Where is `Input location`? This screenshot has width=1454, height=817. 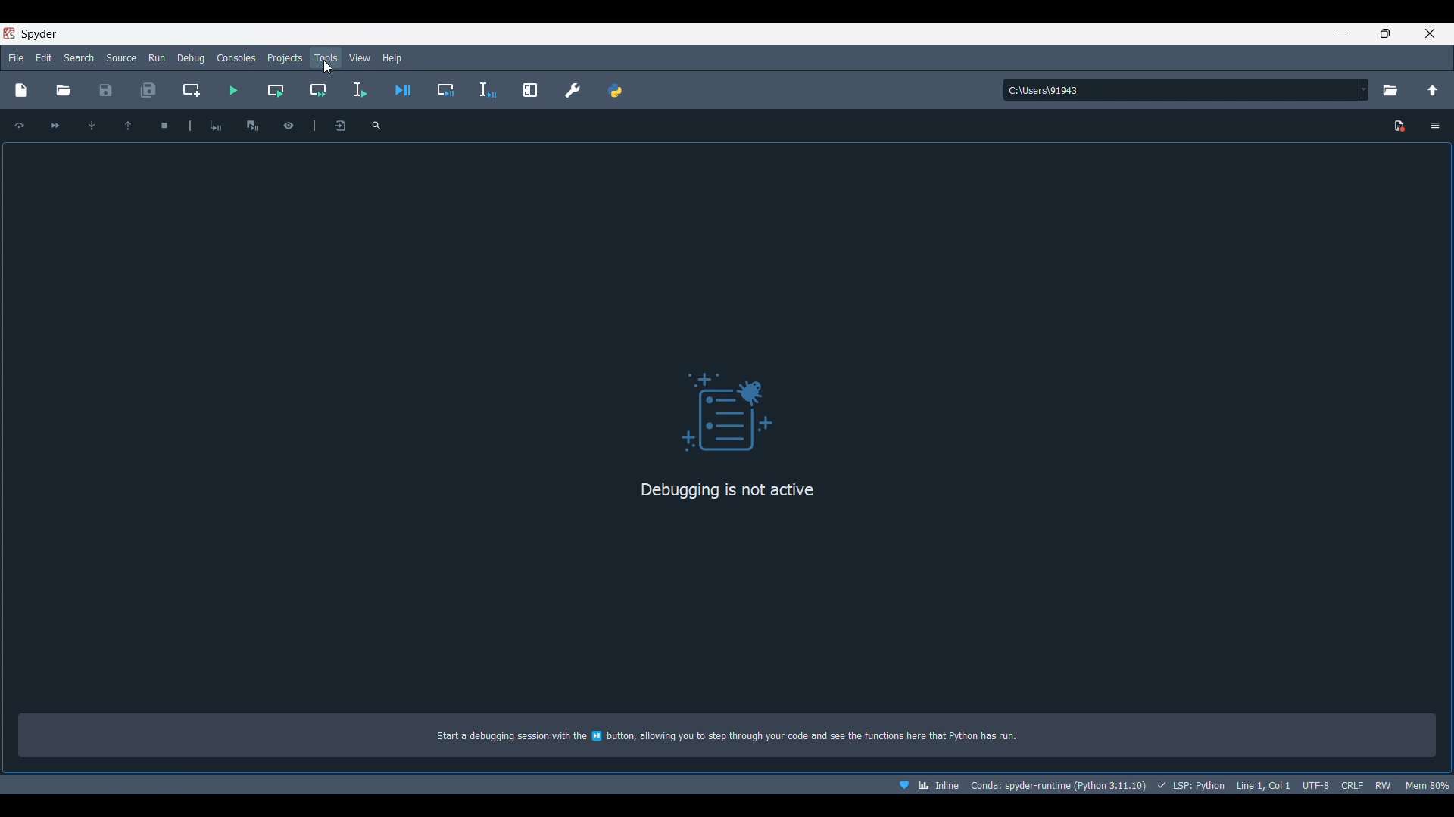 Input location is located at coordinates (1181, 90).